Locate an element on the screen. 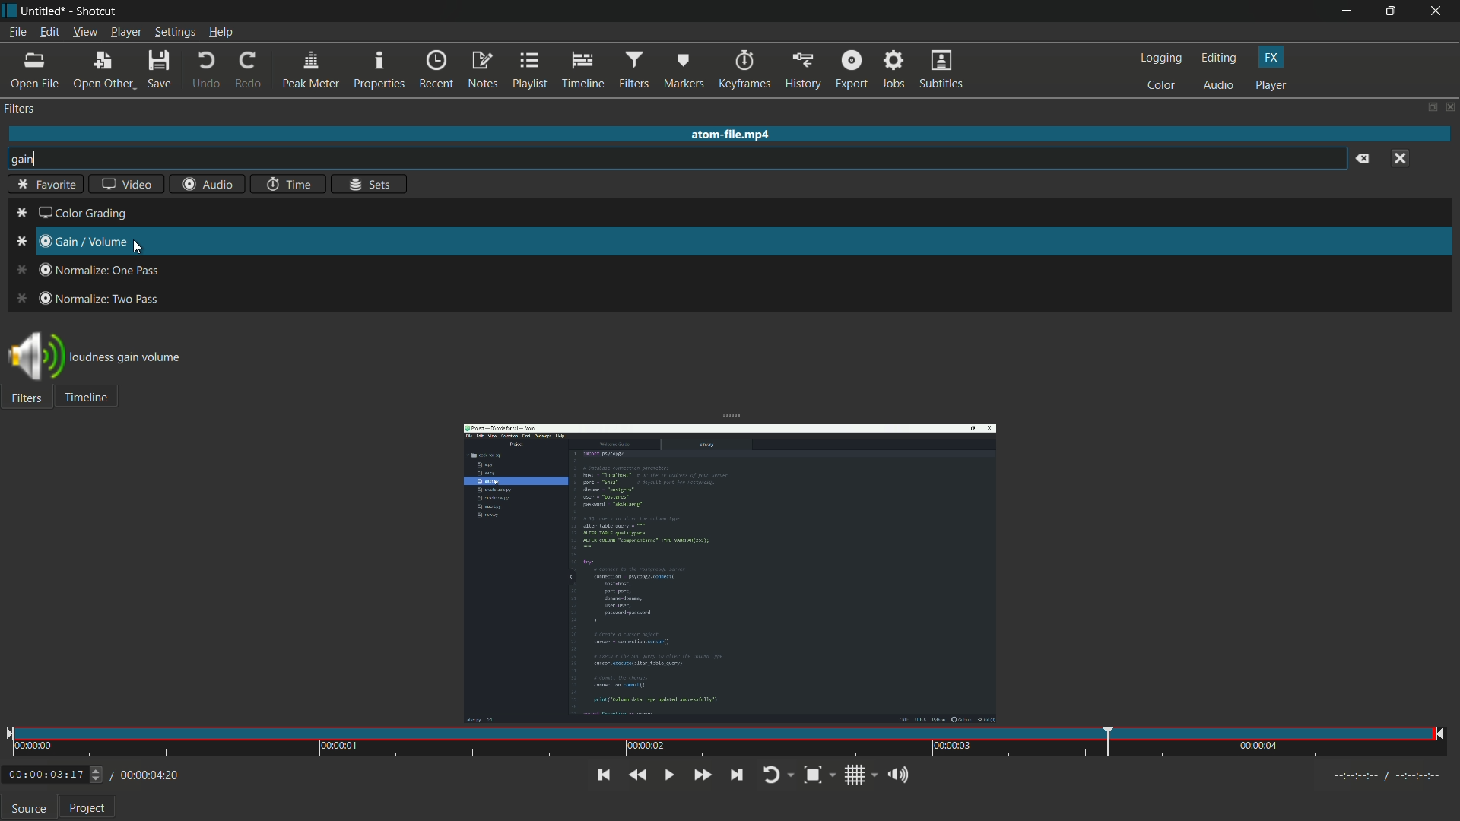 This screenshot has height=821, width=1460. toggle grid is located at coordinates (862, 776).